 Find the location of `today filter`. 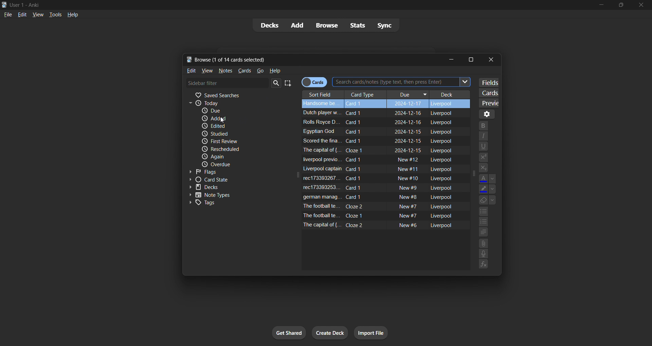

today filter is located at coordinates (233, 103).